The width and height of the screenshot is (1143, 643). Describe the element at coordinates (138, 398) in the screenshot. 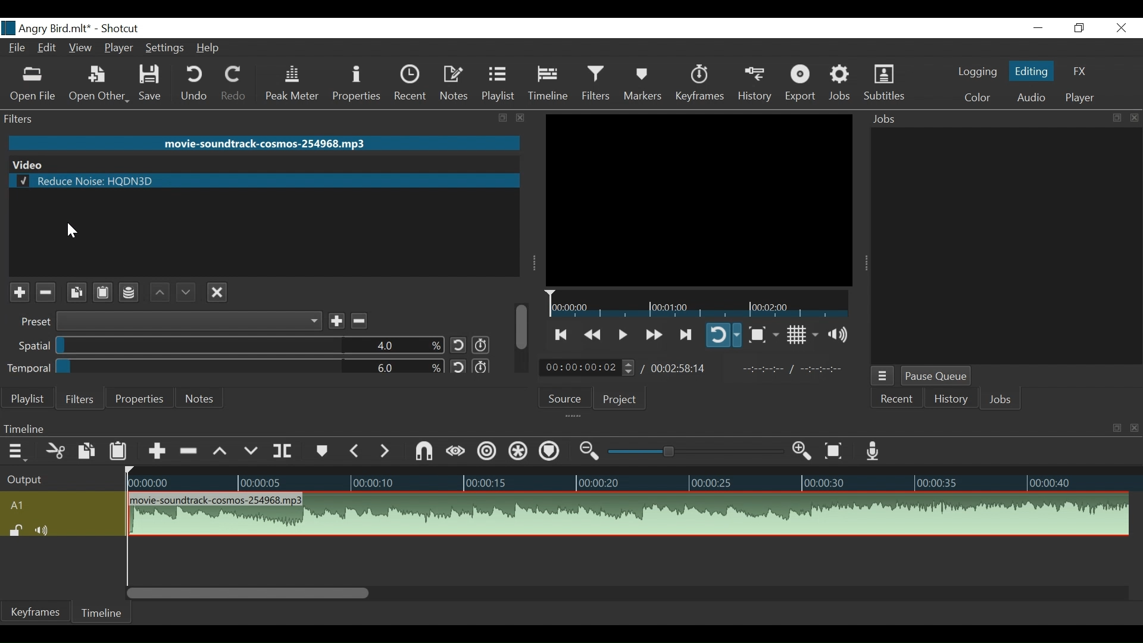

I see `Properties` at that location.